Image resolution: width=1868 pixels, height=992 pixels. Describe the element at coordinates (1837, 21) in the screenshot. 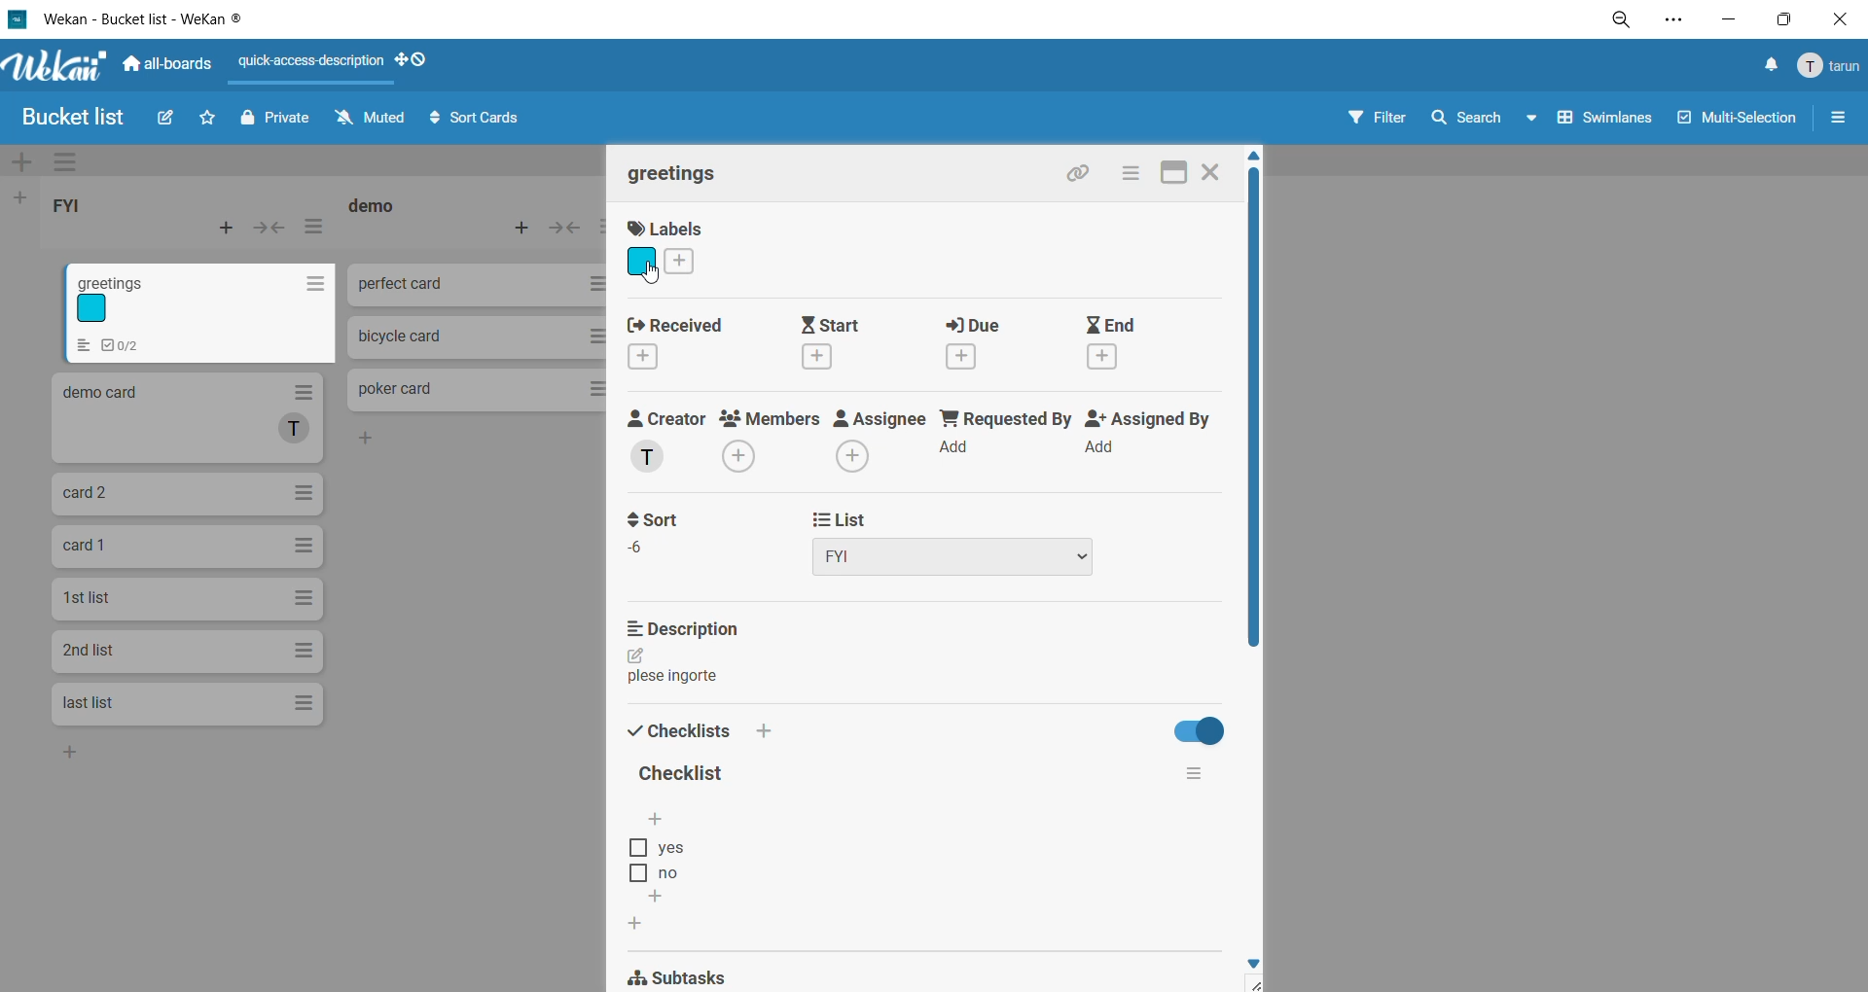

I see `close` at that location.